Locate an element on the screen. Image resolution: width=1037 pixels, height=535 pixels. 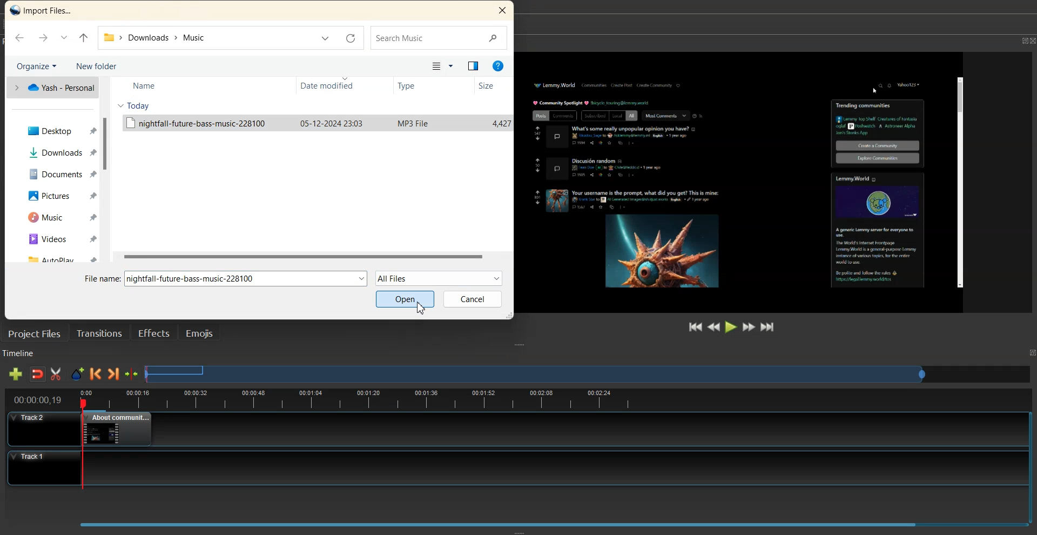
Maximize is located at coordinates (1031, 353).